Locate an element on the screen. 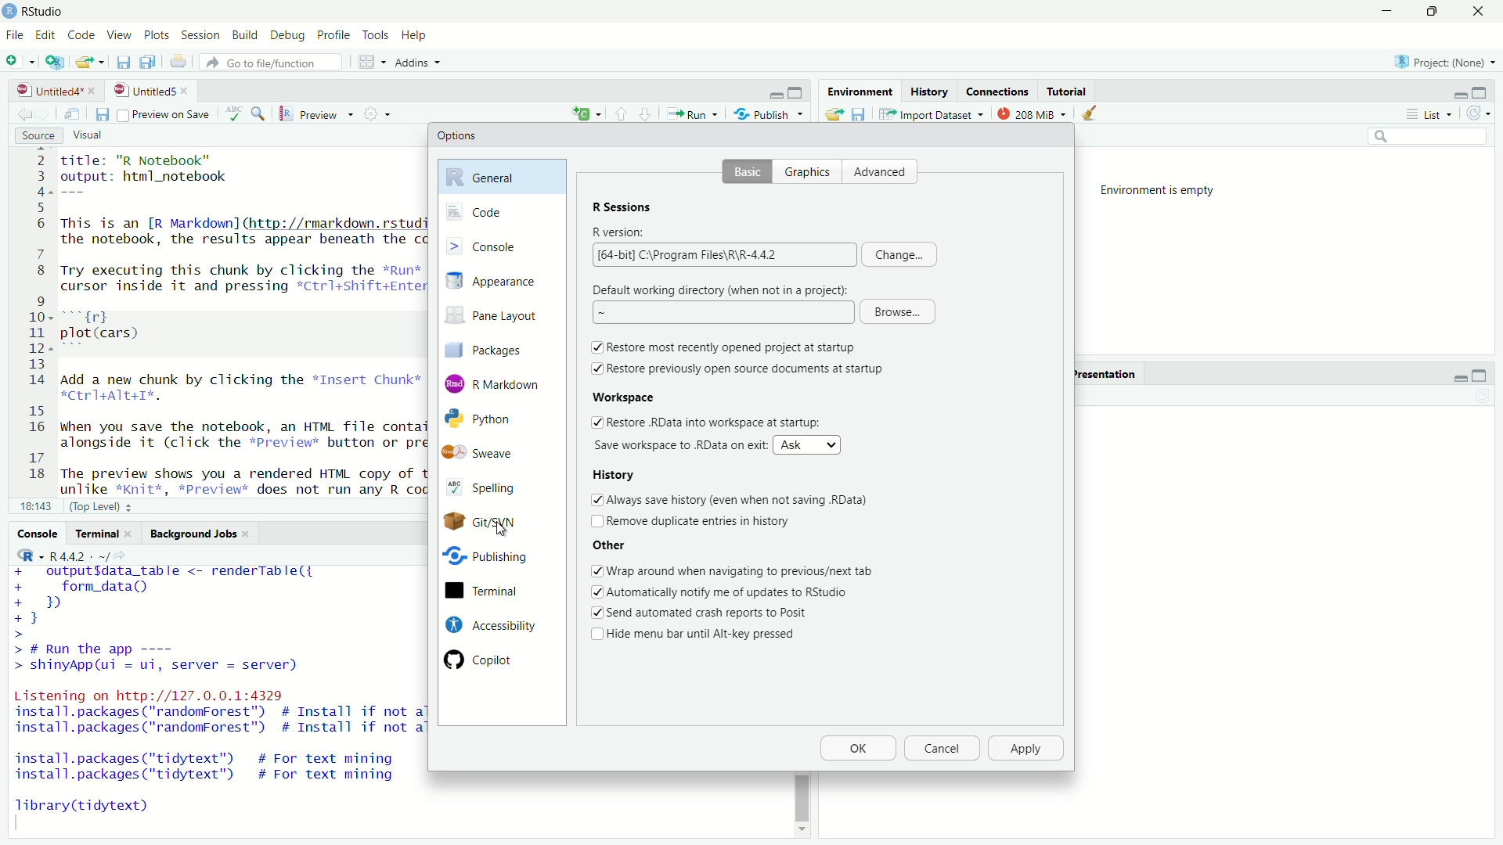 This screenshot has height=845, width=1503. close is located at coordinates (188, 91).